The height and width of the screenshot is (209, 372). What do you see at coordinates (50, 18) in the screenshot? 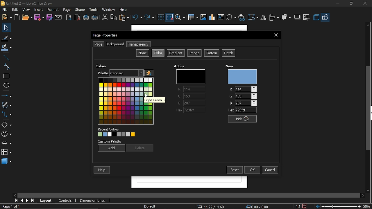
I see `Save as` at bounding box center [50, 18].